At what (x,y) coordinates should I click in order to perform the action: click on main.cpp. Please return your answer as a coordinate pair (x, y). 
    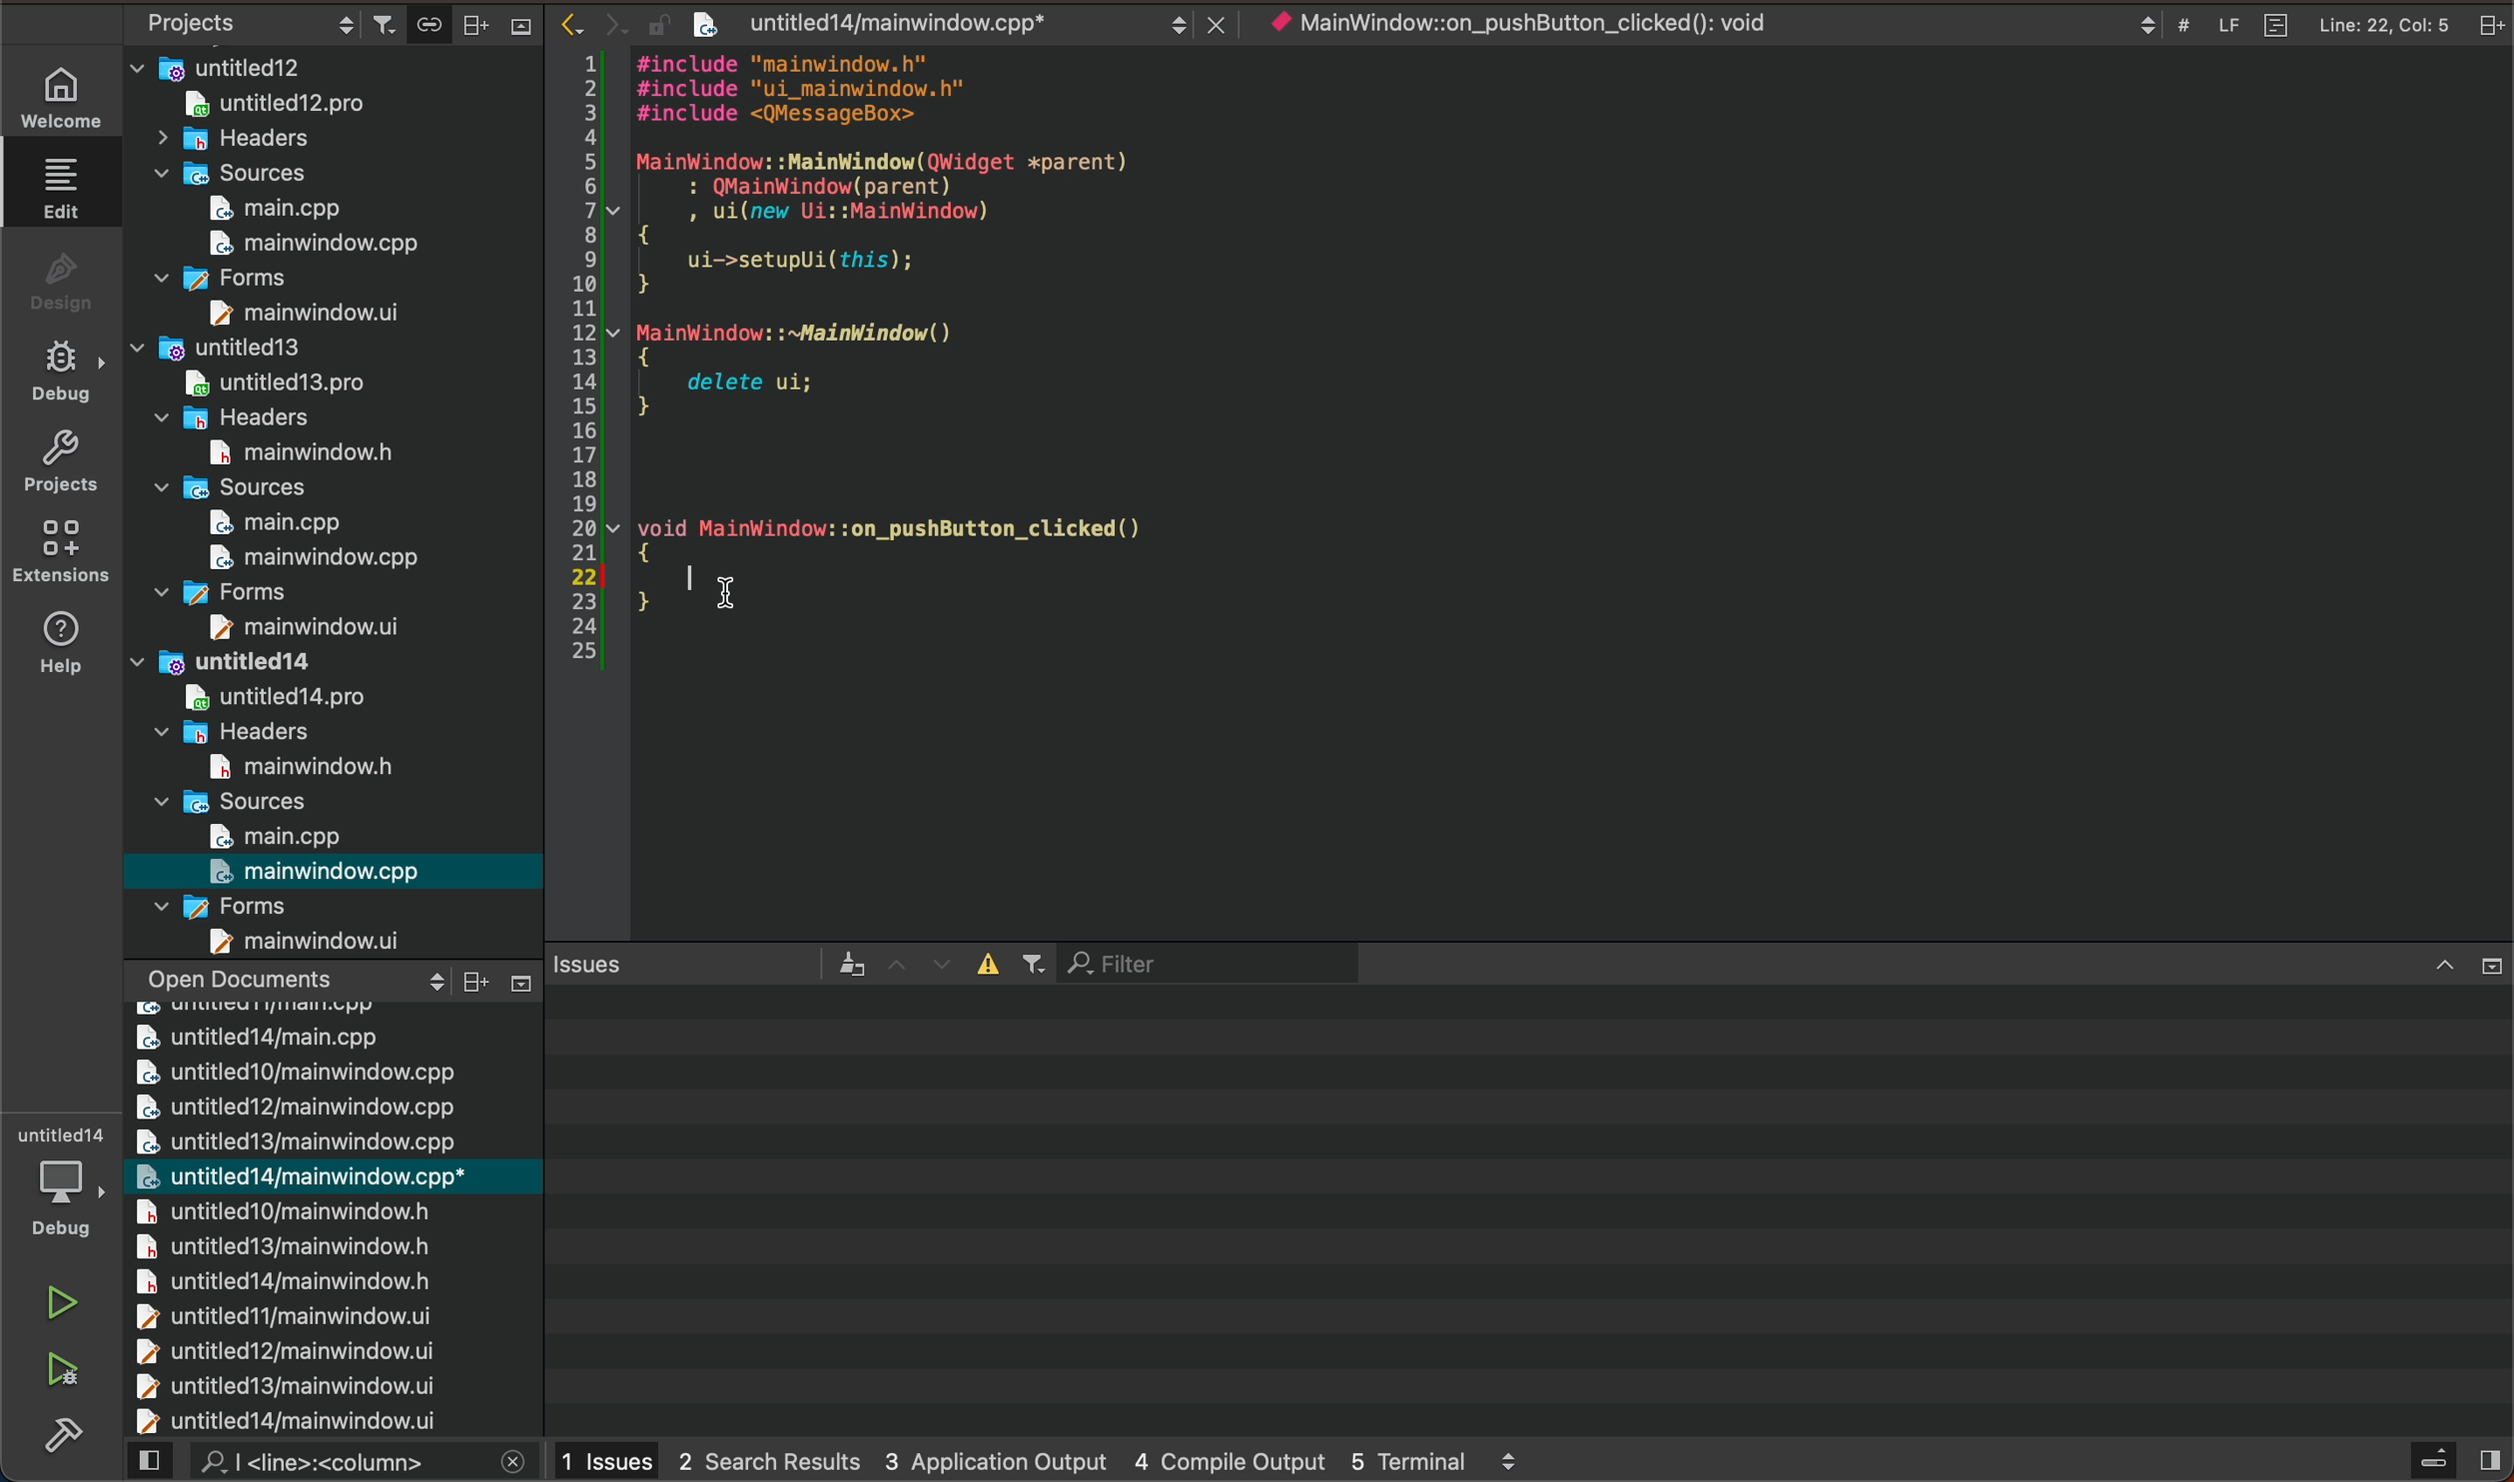
    Looking at the image, I should click on (271, 209).